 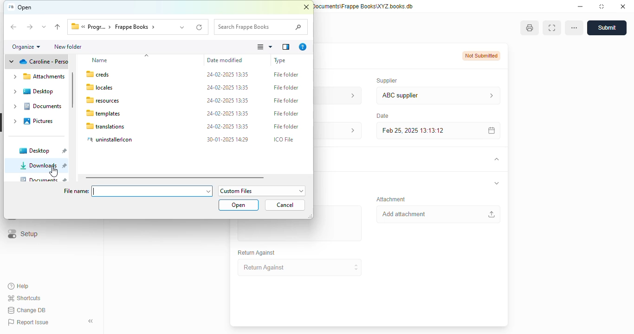 What do you see at coordinates (92, 321) in the screenshot?
I see `toggle sidebar` at bounding box center [92, 321].